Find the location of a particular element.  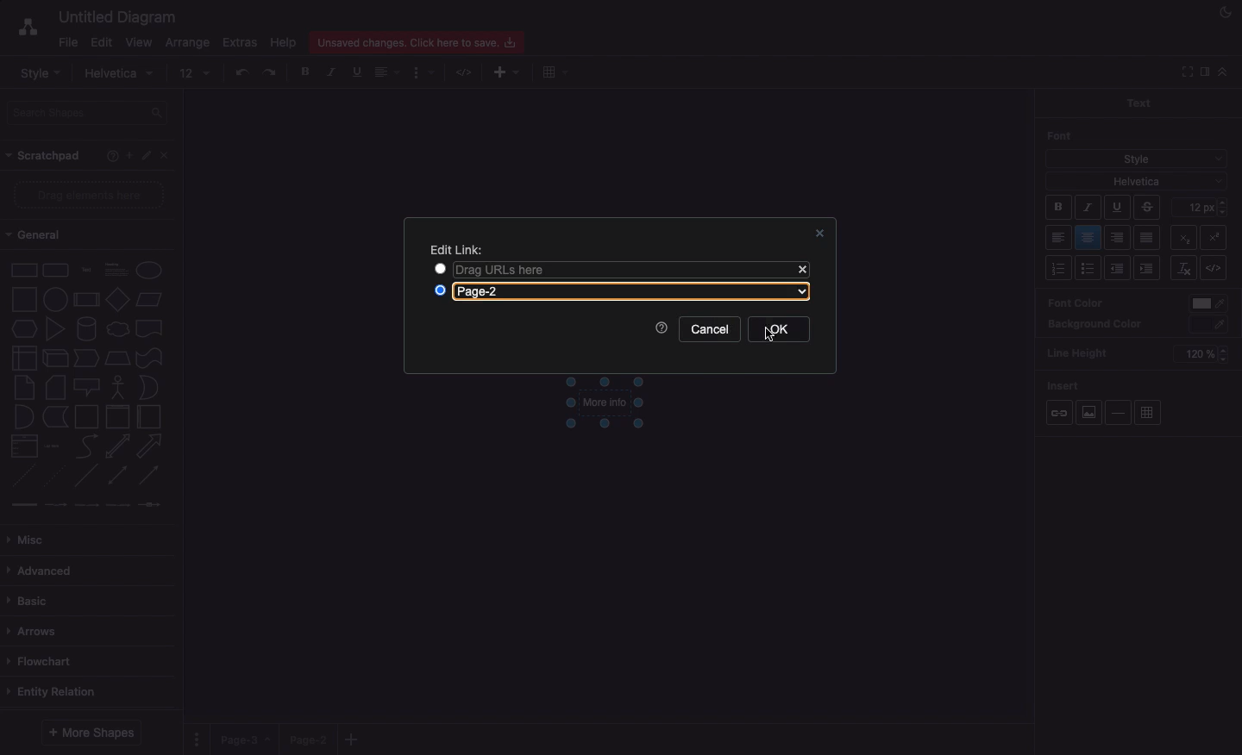

Horizontal is located at coordinates (1120, 412).